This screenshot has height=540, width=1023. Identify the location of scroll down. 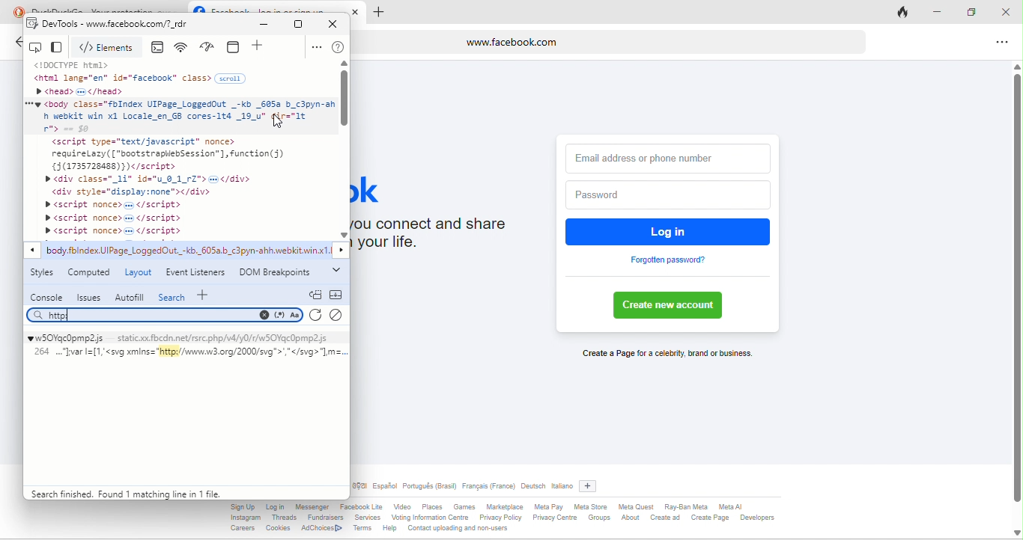
(344, 235).